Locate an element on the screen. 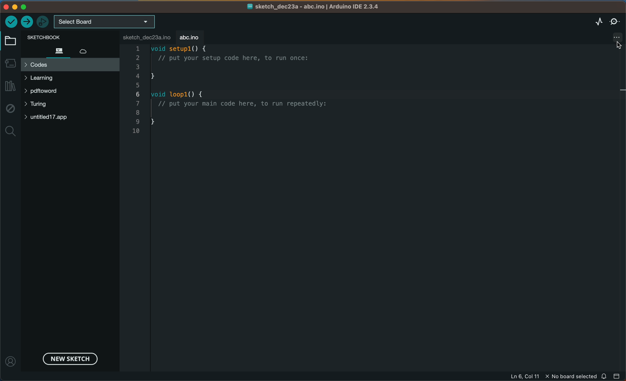  abc is located at coordinates (191, 36).